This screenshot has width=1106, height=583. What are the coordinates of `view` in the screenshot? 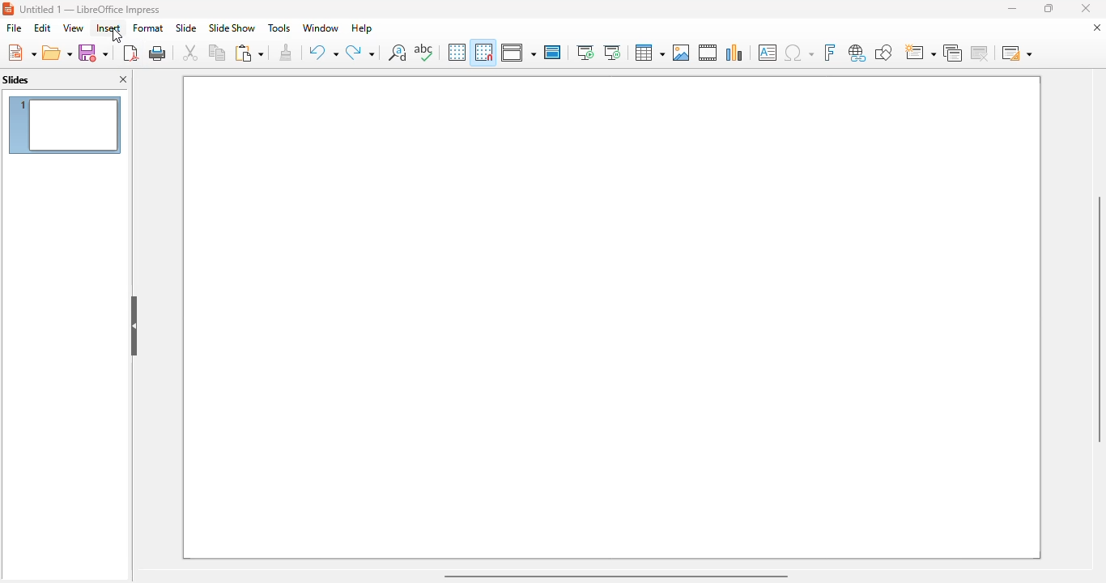 It's located at (73, 28).